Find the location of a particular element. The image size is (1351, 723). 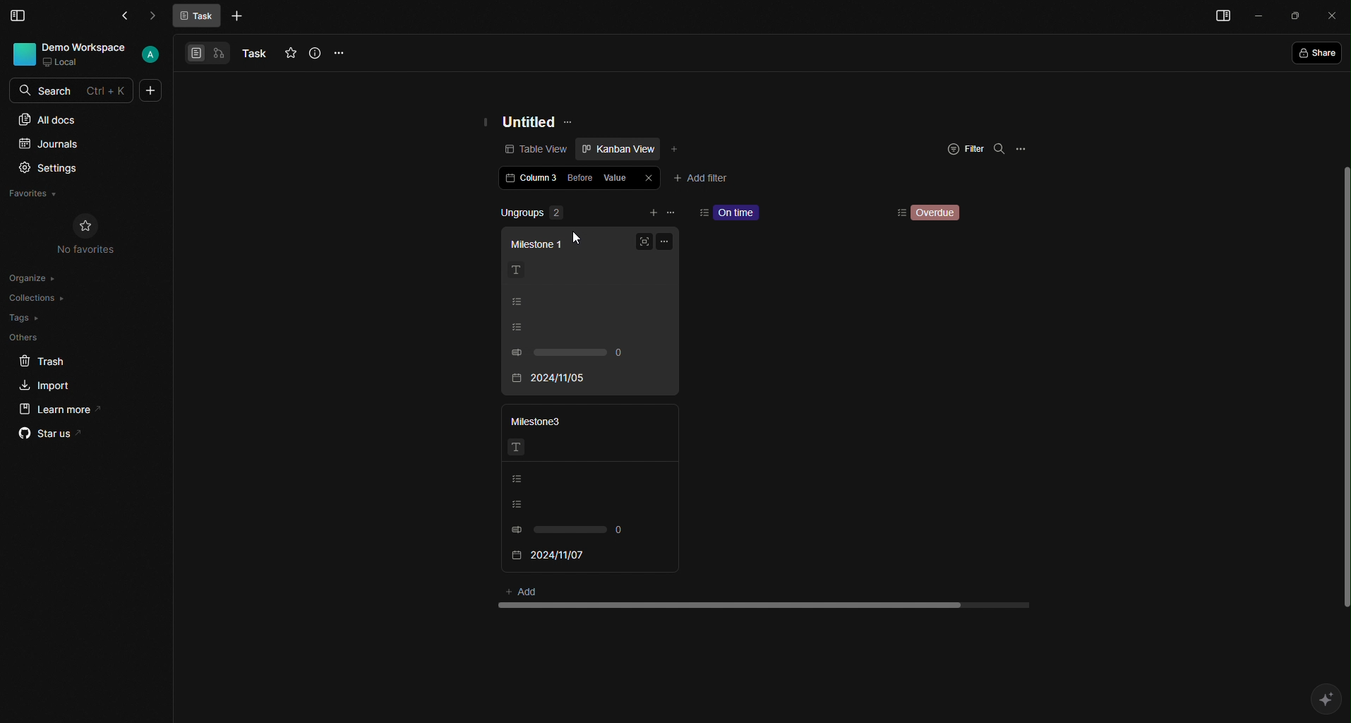

Text is located at coordinates (518, 446).